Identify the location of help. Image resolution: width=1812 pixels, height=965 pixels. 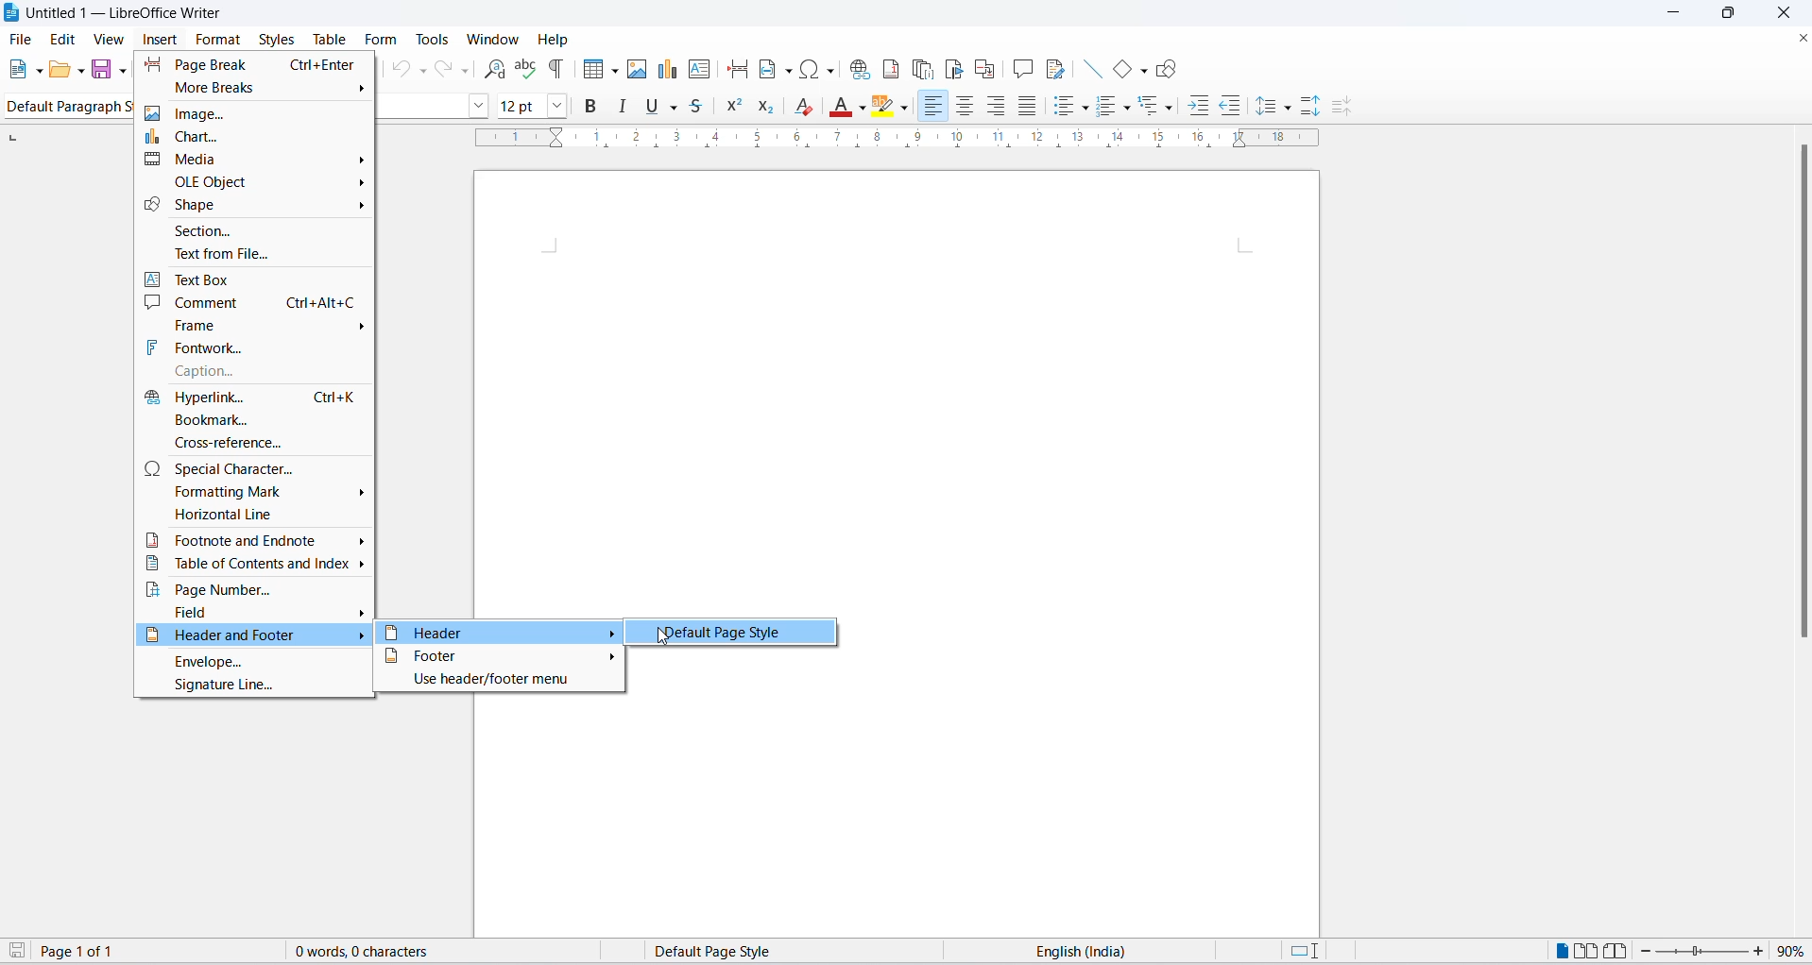
(550, 39).